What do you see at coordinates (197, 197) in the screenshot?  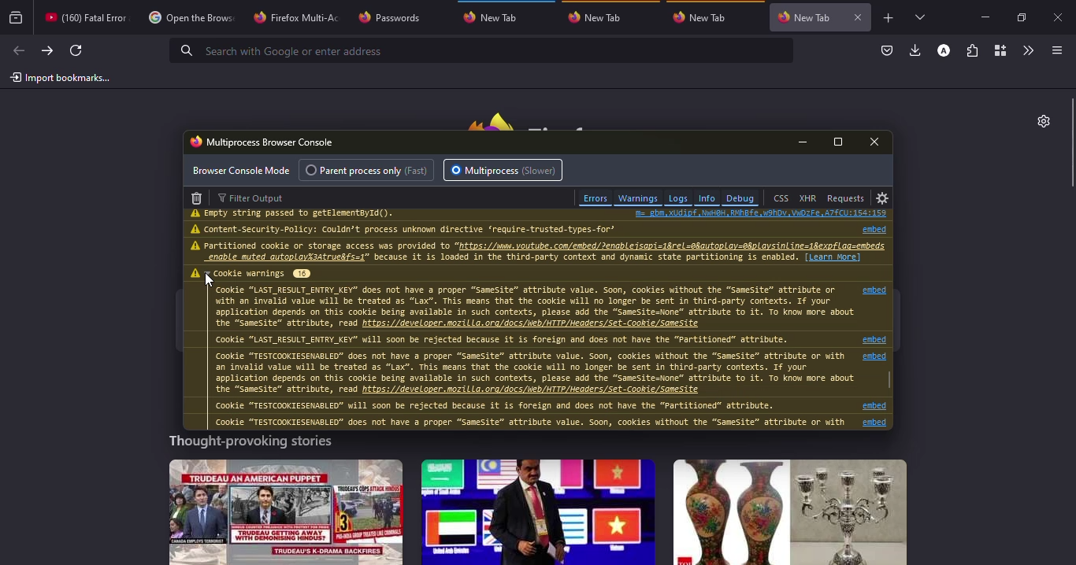 I see `bin` at bounding box center [197, 197].